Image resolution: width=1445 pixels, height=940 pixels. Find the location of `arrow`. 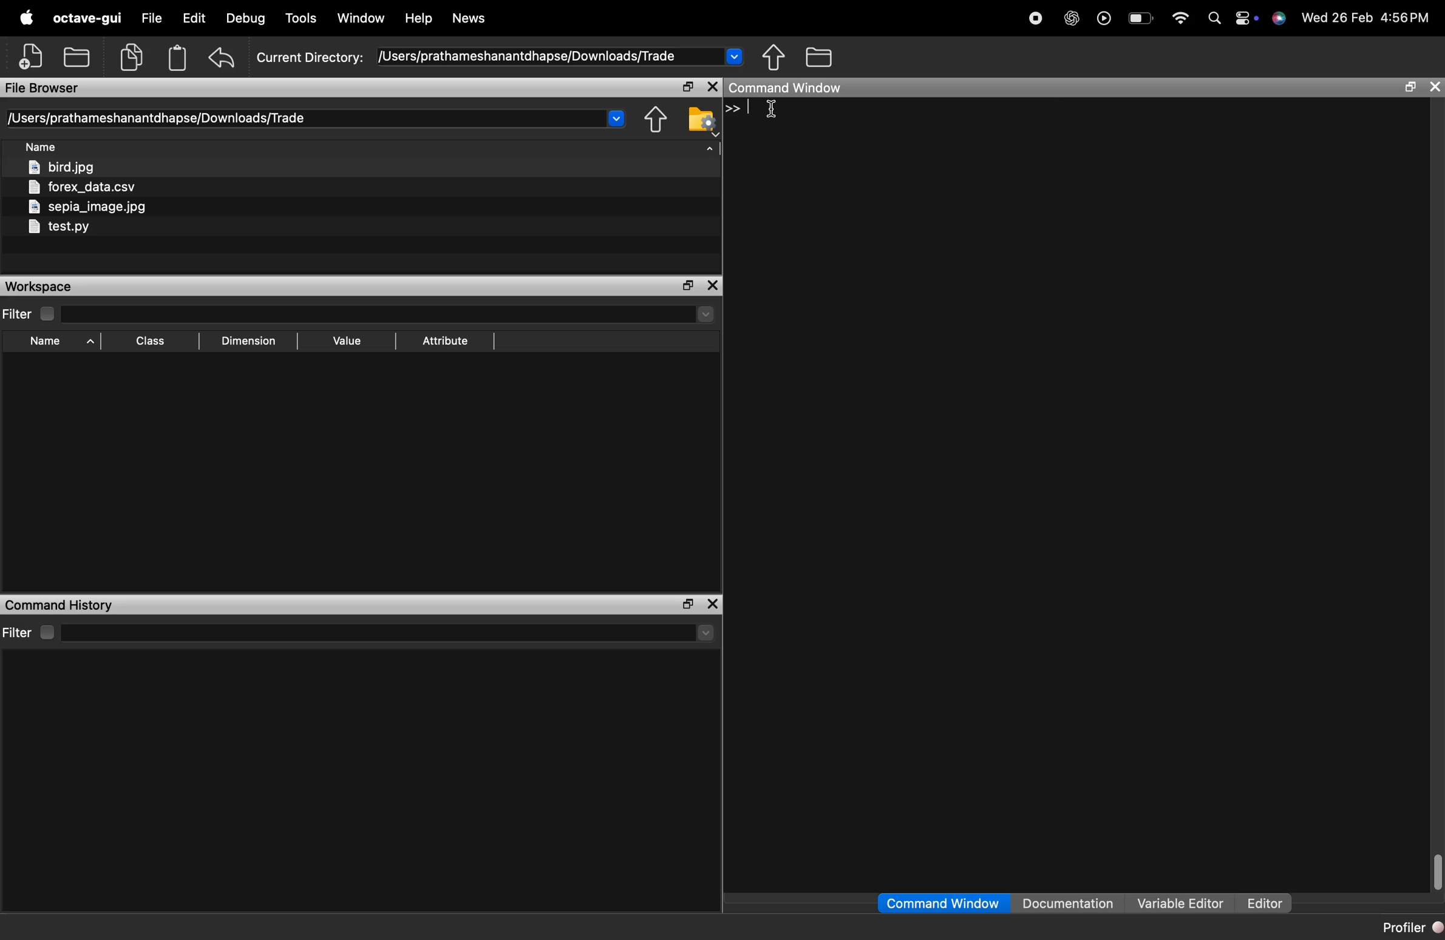

arrow is located at coordinates (713, 149).